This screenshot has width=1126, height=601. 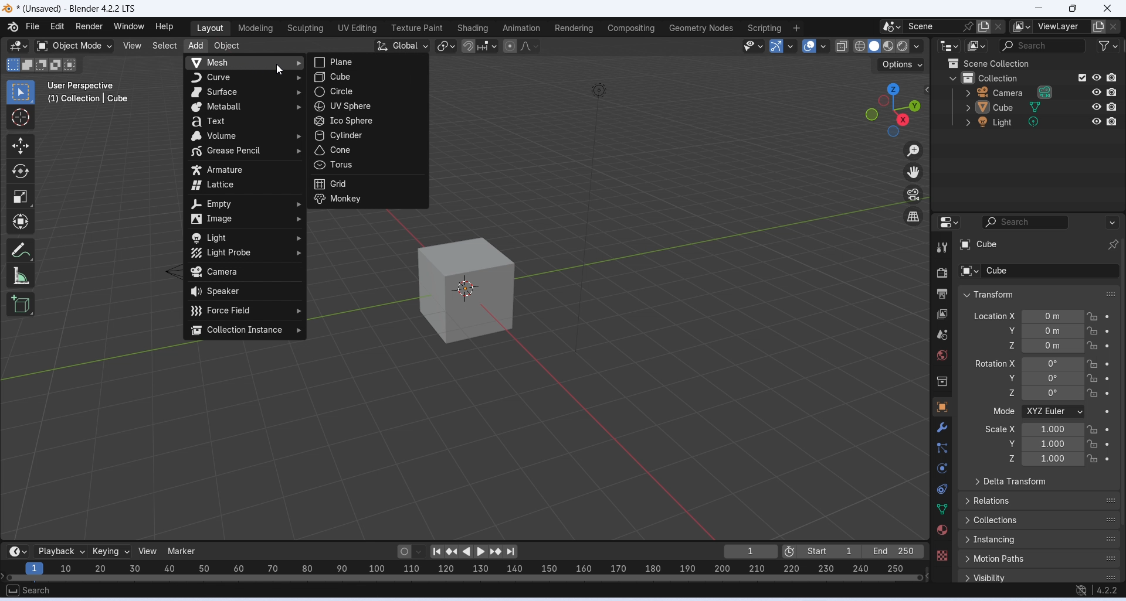 What do you see at coordinates (1112, 121) in the screenshot?
I see `disable in renders` at bounding box center [1112, 121].